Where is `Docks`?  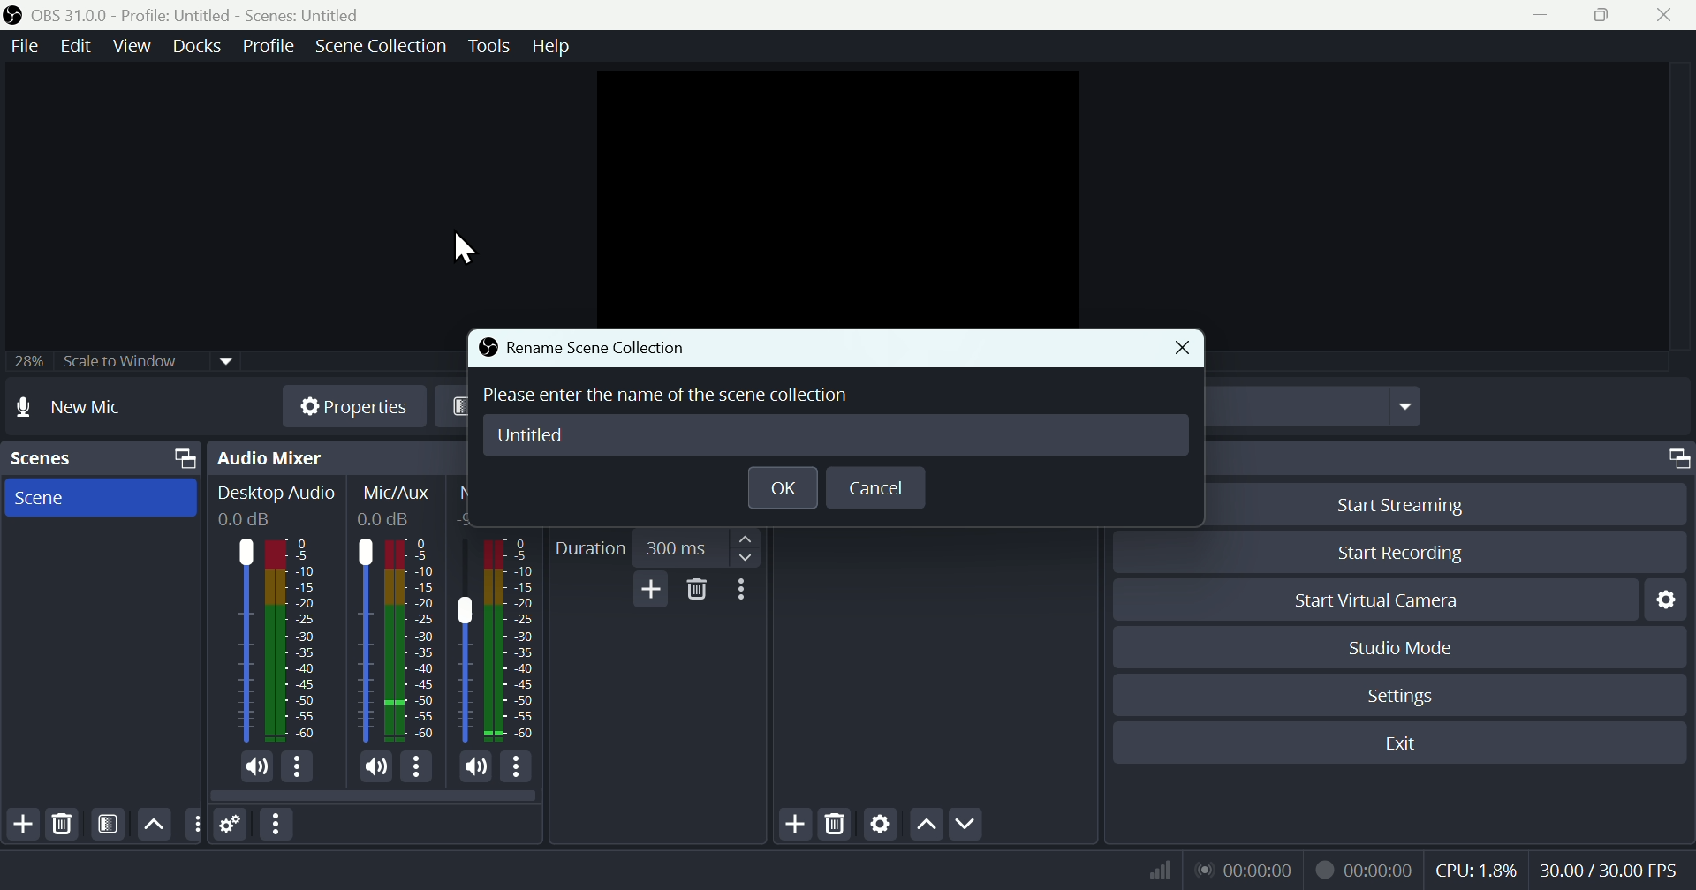 Docks is located at coordinates (193, 49).